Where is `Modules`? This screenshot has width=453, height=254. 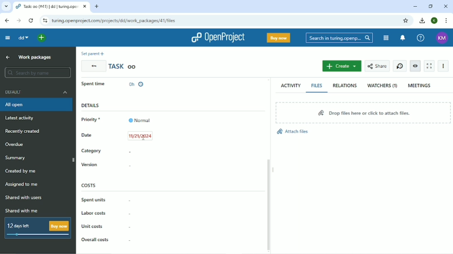 Modules is located at coordinates (386, 38).